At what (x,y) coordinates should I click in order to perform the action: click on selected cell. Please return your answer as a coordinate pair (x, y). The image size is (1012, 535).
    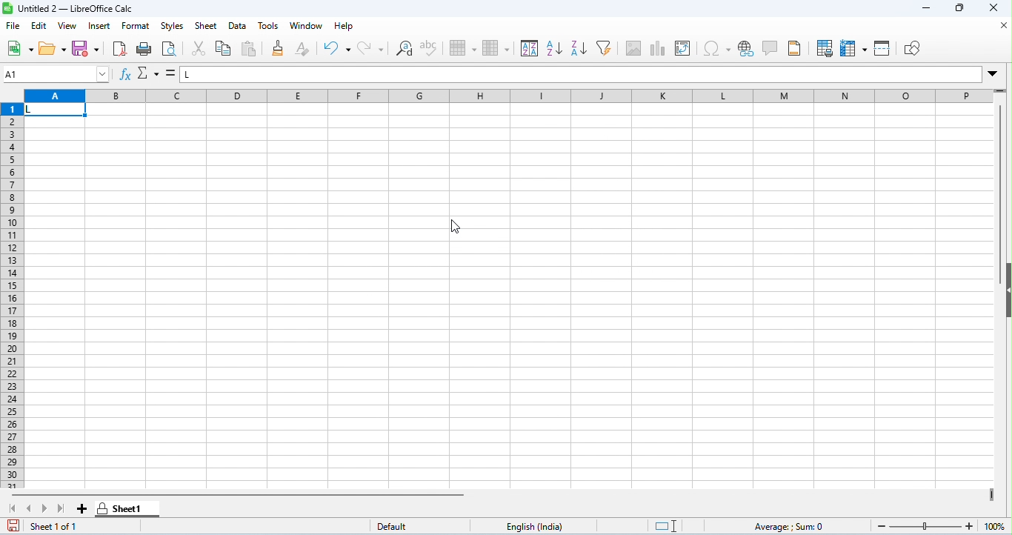
    Looking at the image, I should click on (56, 110).